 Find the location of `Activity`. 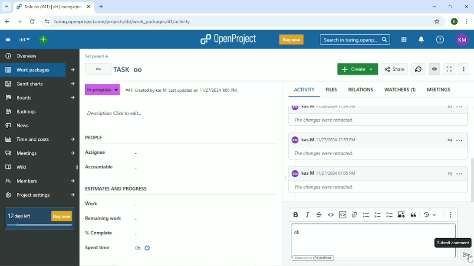

Activity is located at coordinates (306, 90).